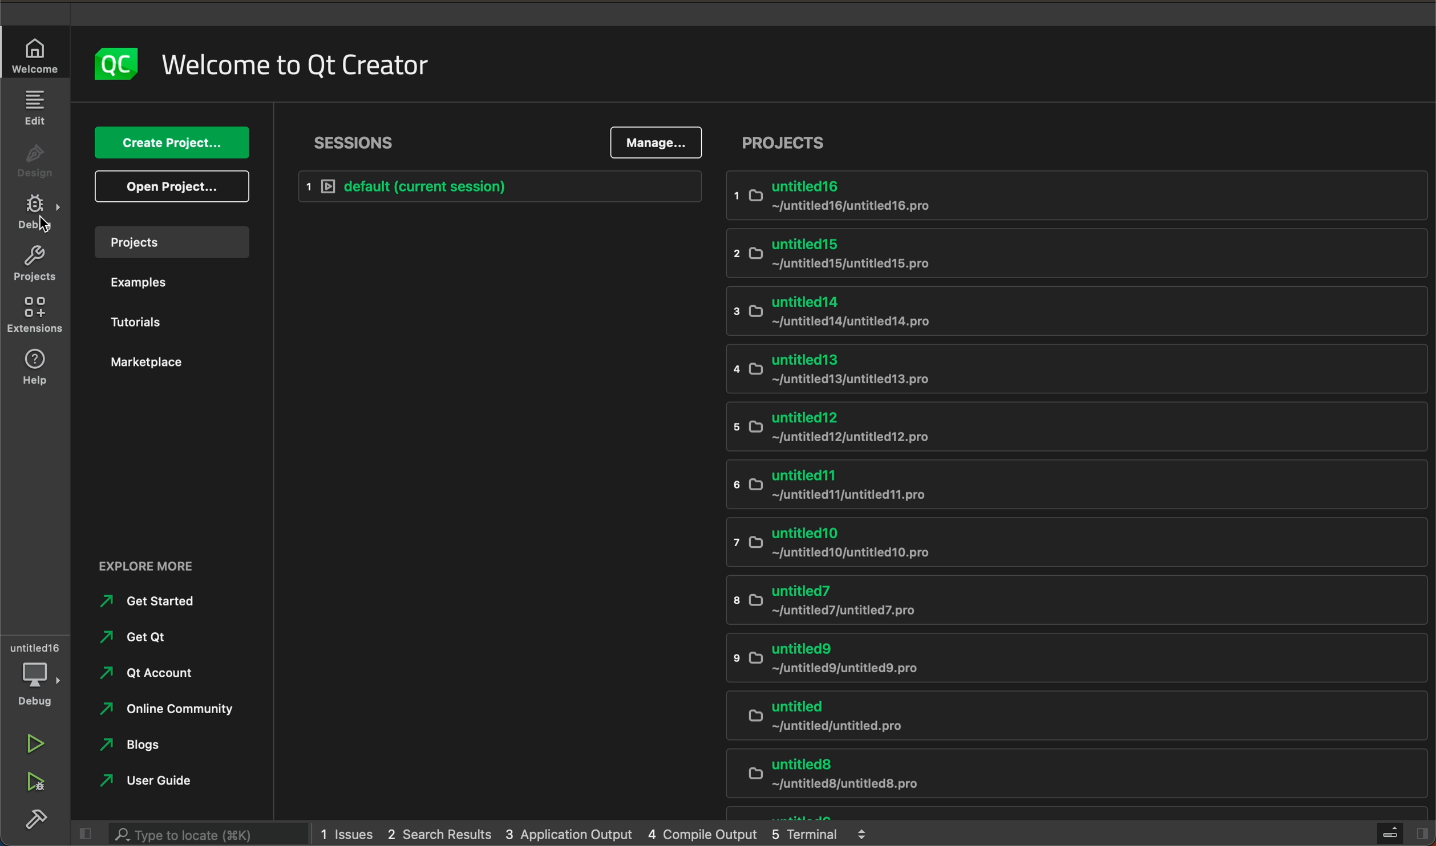 Image resolution: width=1436 pixels, height=846 pixels. What do you see at coordinates (153, 676) in the screenshot?
I see `account` at bounding box center [153, 676].